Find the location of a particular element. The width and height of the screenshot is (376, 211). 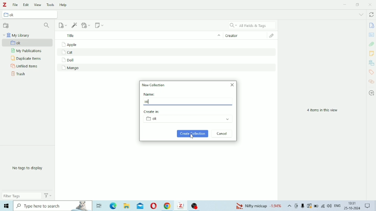

Notifications is located at coordinates (367, 205).